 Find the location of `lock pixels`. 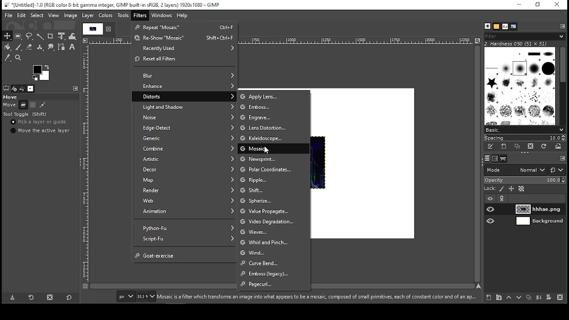

lock pixels is located at coordinates (502, 189).